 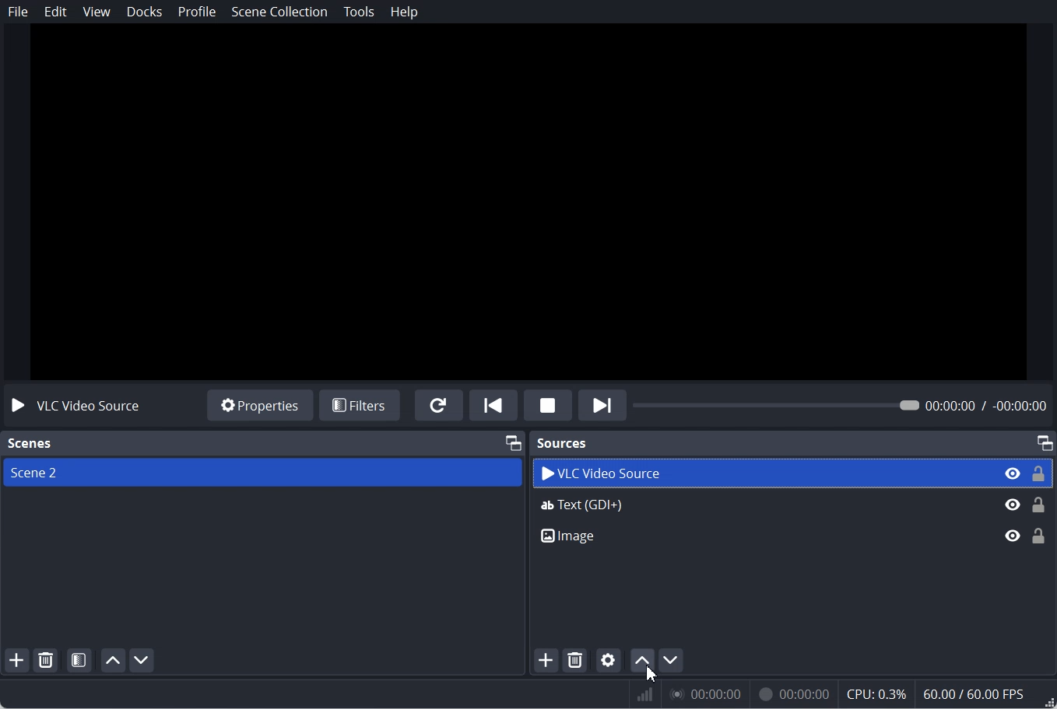 I want to click on Open scene filter, so click(x=79, y=660).